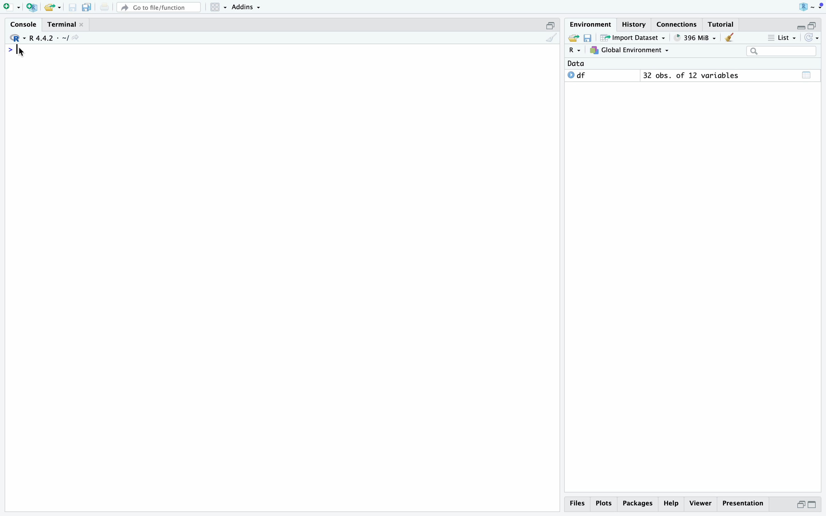  What do you see at coordinates (801, 27) in the screenshot?
I see `Collapse/expand` at bounding box center [801, 27].